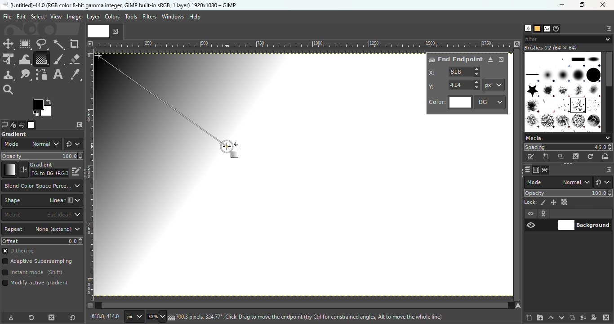 The height and width of the screenshot is (324, 614). What do you see at coordinates (24, 59) in the screenshot?
I see `Wrap transform` at bounding box center [24, 59].